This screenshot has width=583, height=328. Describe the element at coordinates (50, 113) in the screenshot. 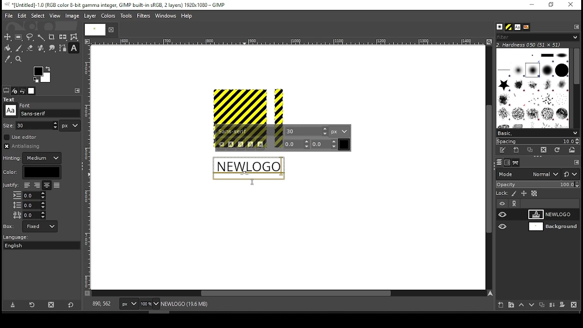

I see `font` at that location.